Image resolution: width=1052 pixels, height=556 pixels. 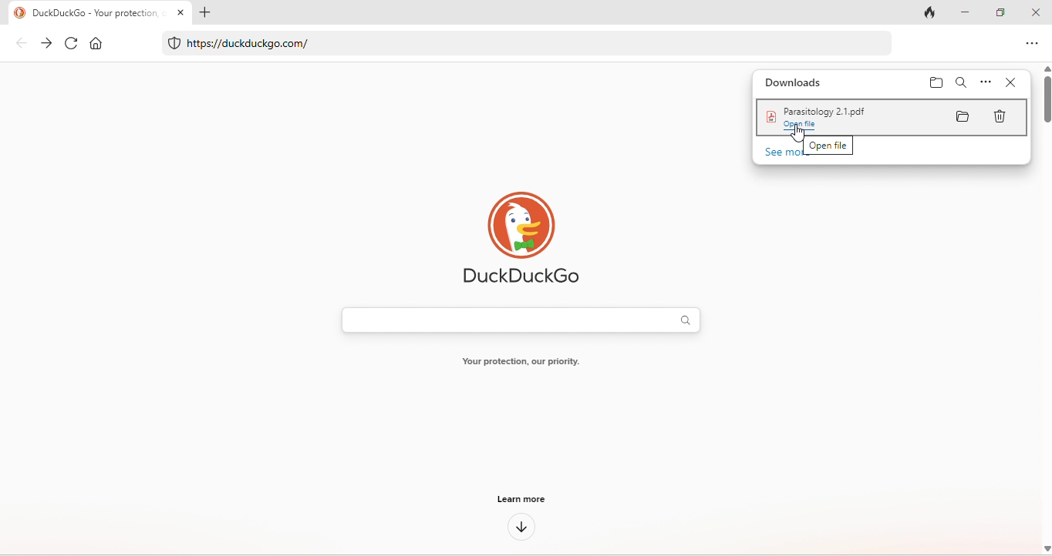 I want to click on Your protection our priority, so click(x=526, y=362).